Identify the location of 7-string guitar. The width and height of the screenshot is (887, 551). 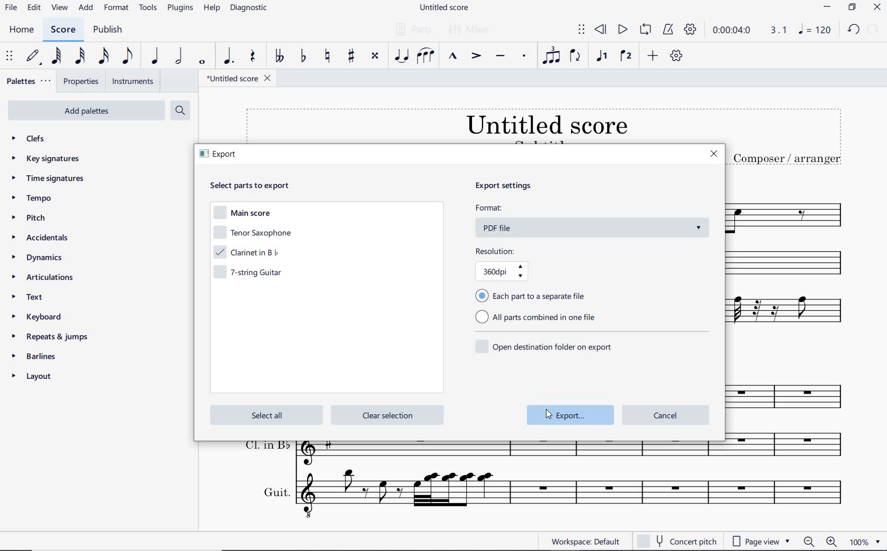
(792, 316).